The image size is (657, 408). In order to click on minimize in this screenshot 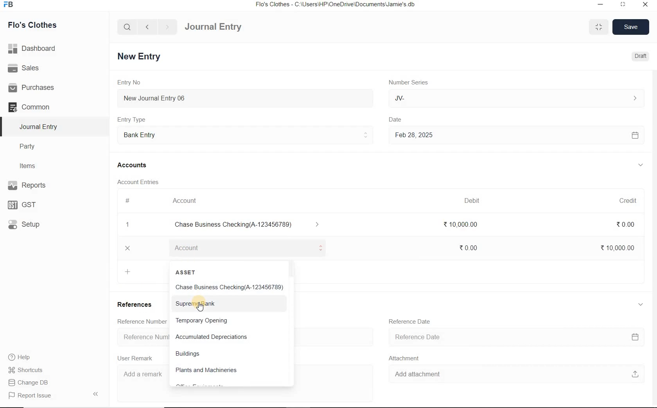, I will do `click(600, 4)`.